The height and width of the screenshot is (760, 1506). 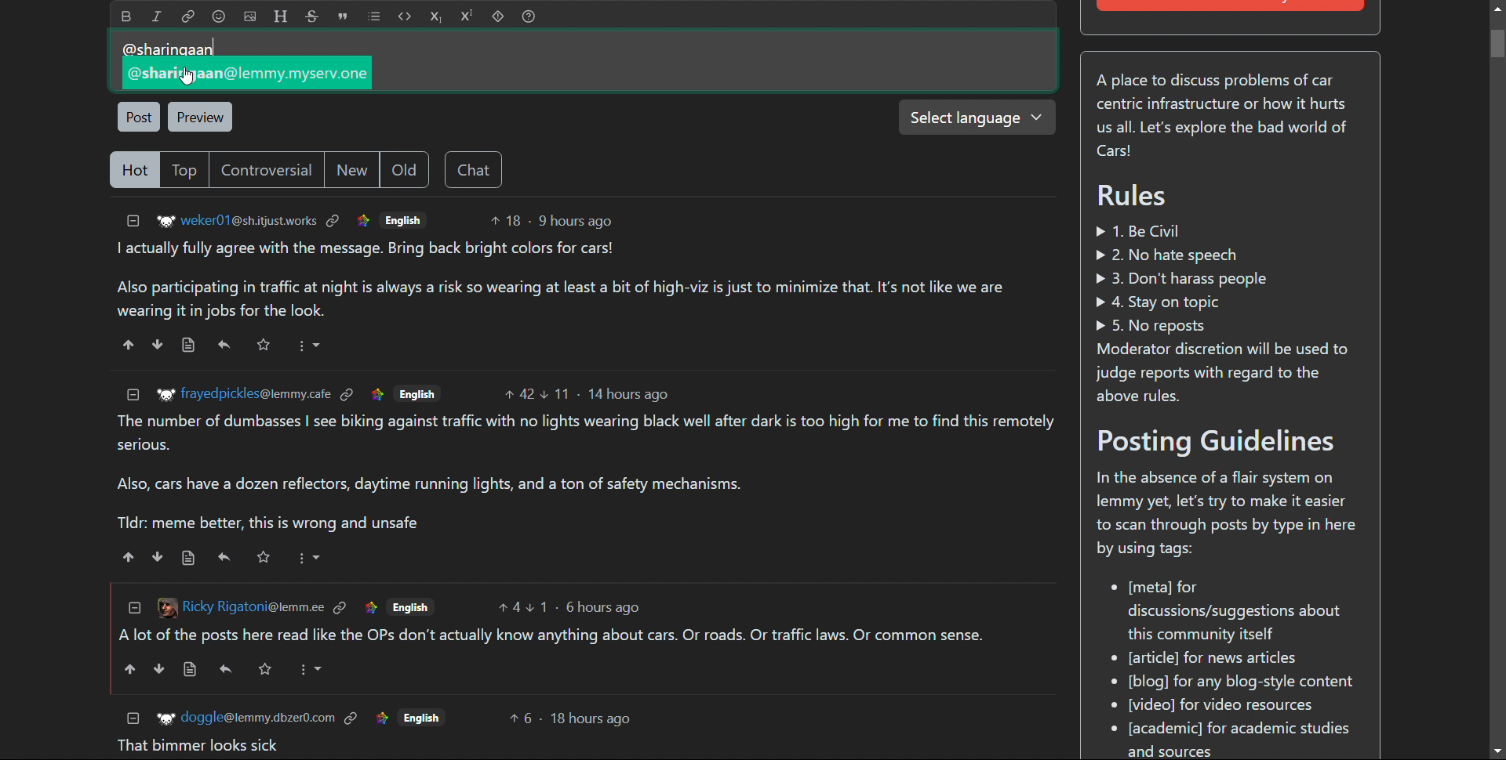 What do you see at coordinates (1497, 44) in the screenshot?
I see `Vertical scroll bar` at bounding box center [1497, 44].